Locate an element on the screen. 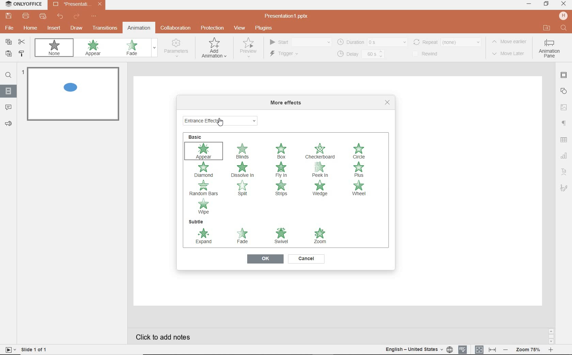  OK is located at coordinates (265, 259).